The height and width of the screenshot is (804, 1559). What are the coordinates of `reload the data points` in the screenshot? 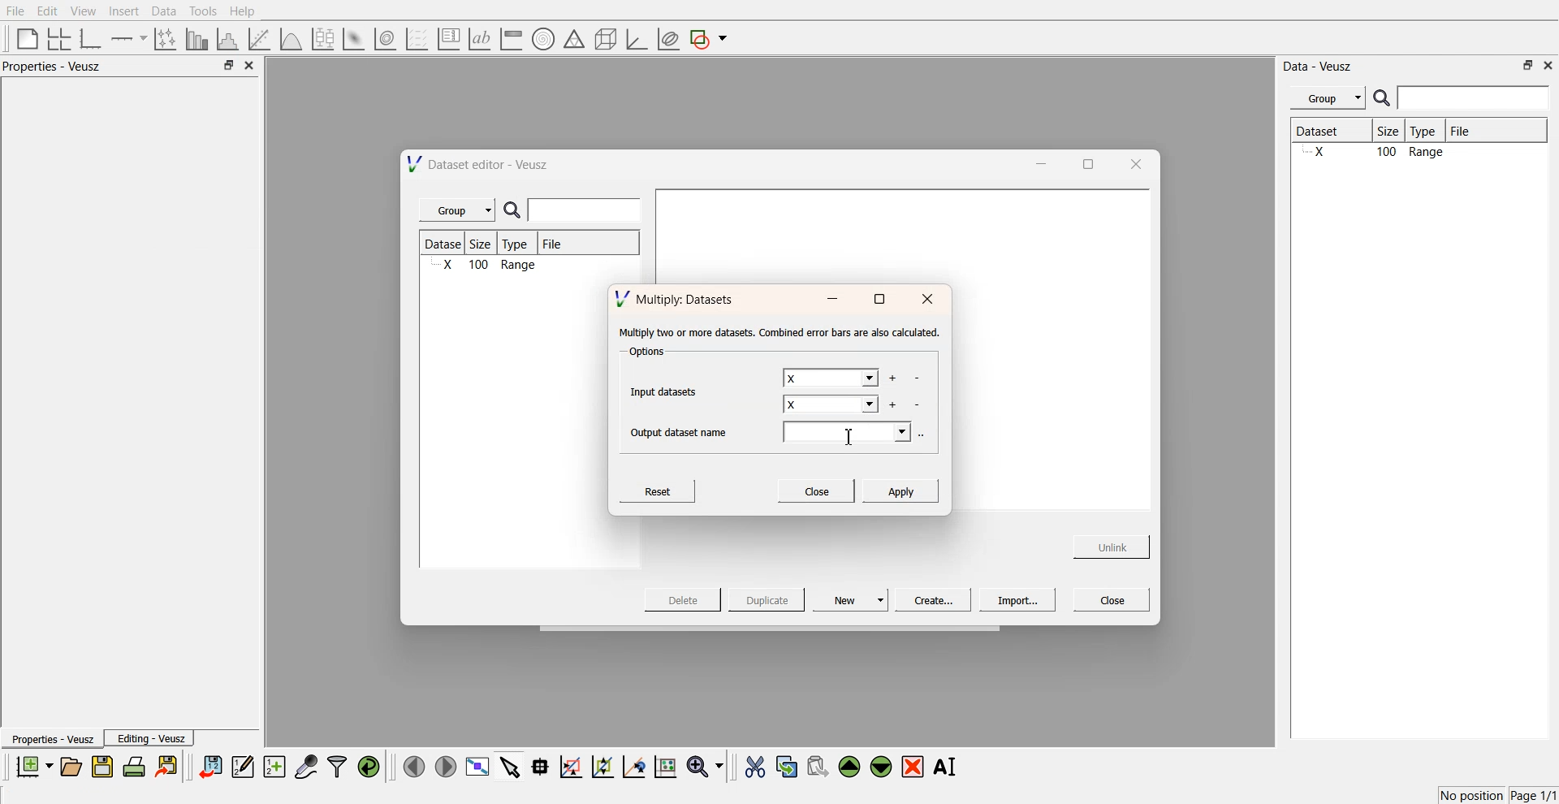 It's located at (369, 767).